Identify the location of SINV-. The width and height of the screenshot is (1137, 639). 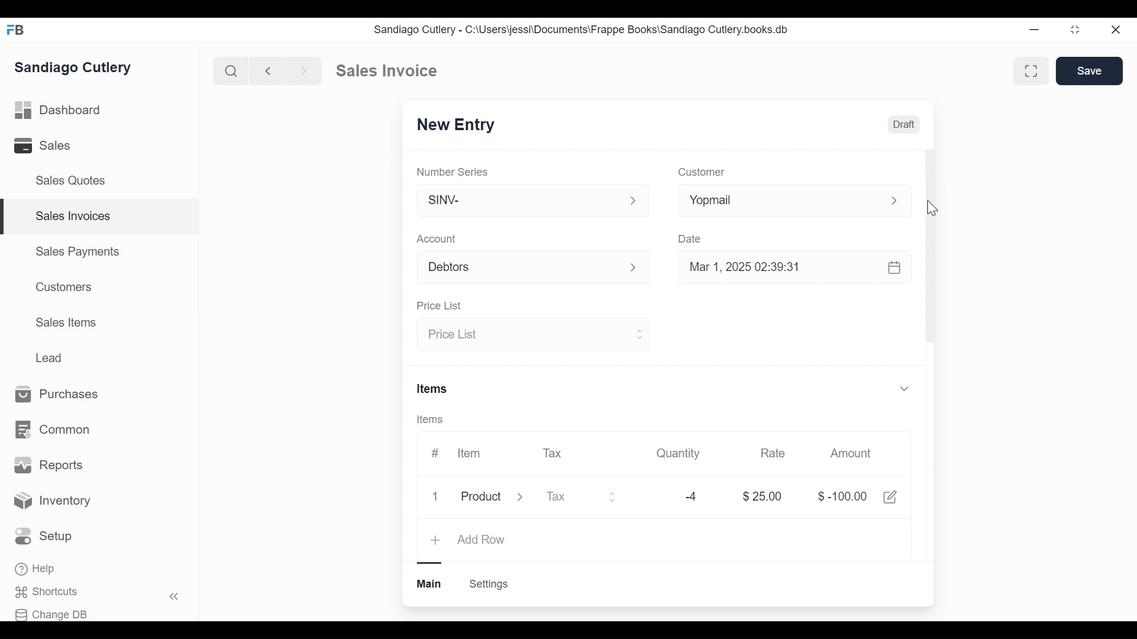
(528, 199).